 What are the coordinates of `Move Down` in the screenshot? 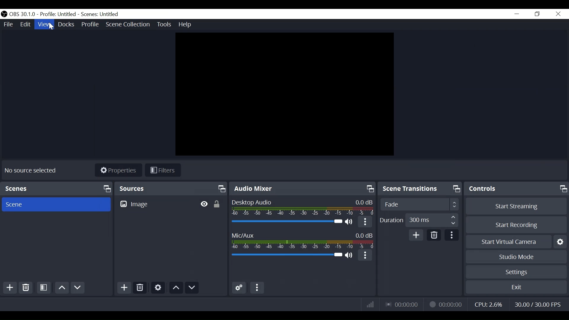 It's located at (79, 288).